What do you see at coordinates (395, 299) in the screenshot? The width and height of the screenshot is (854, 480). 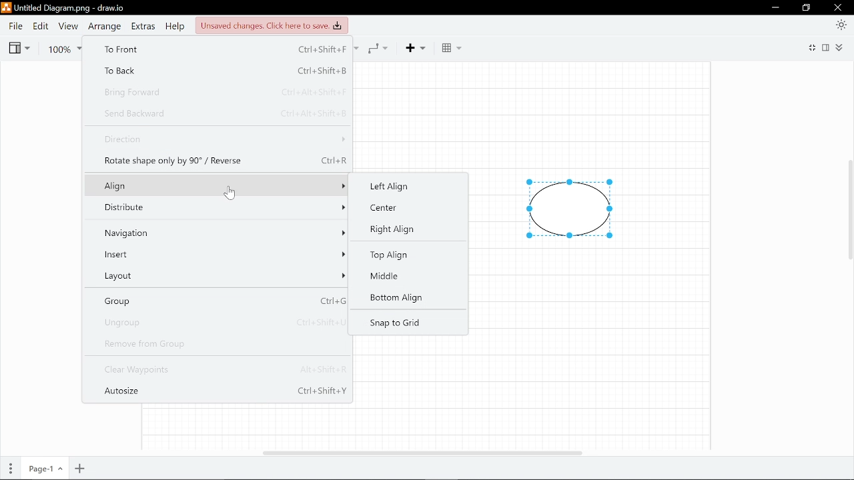 I see `Bottom align` at bounding box center [395, 299].